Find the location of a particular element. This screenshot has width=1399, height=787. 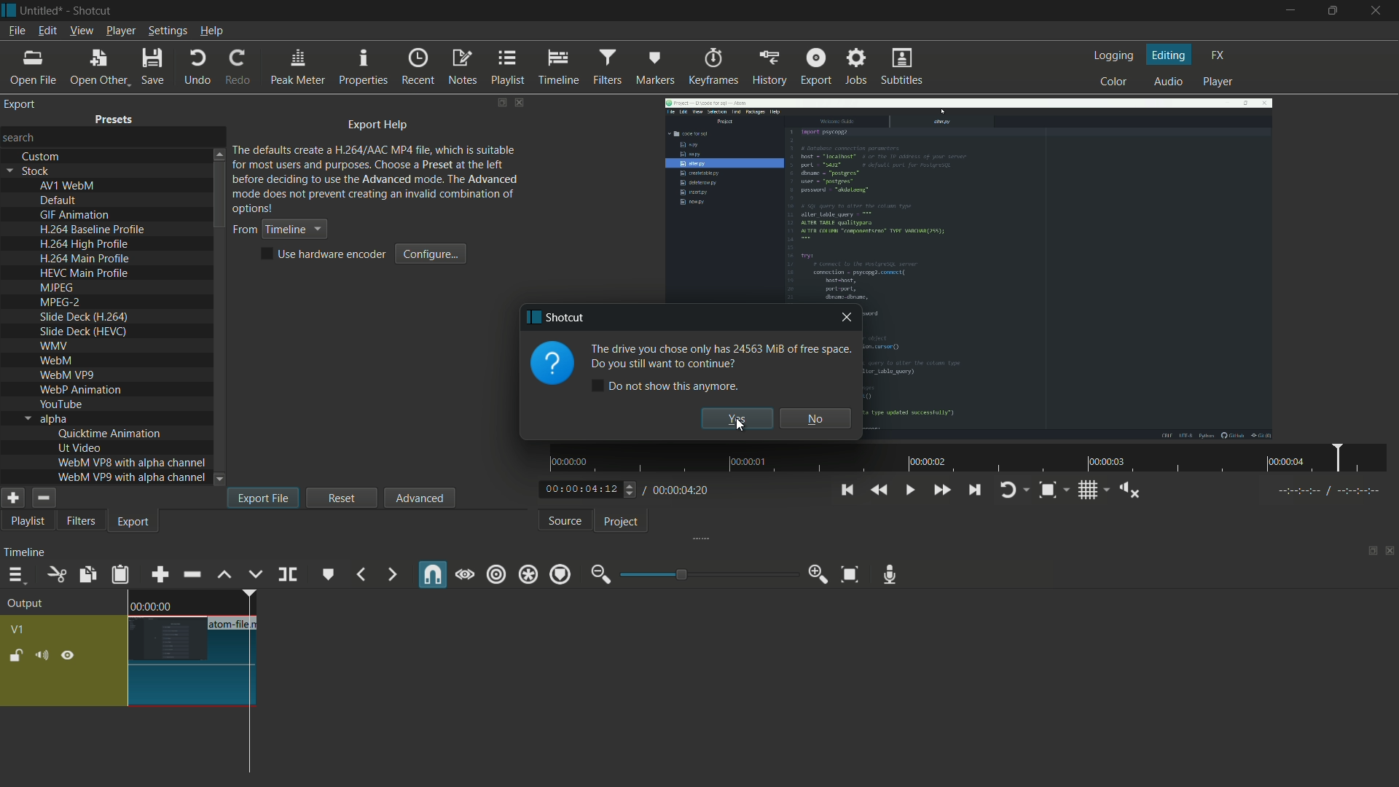

history is located at coordinates (772, 68).